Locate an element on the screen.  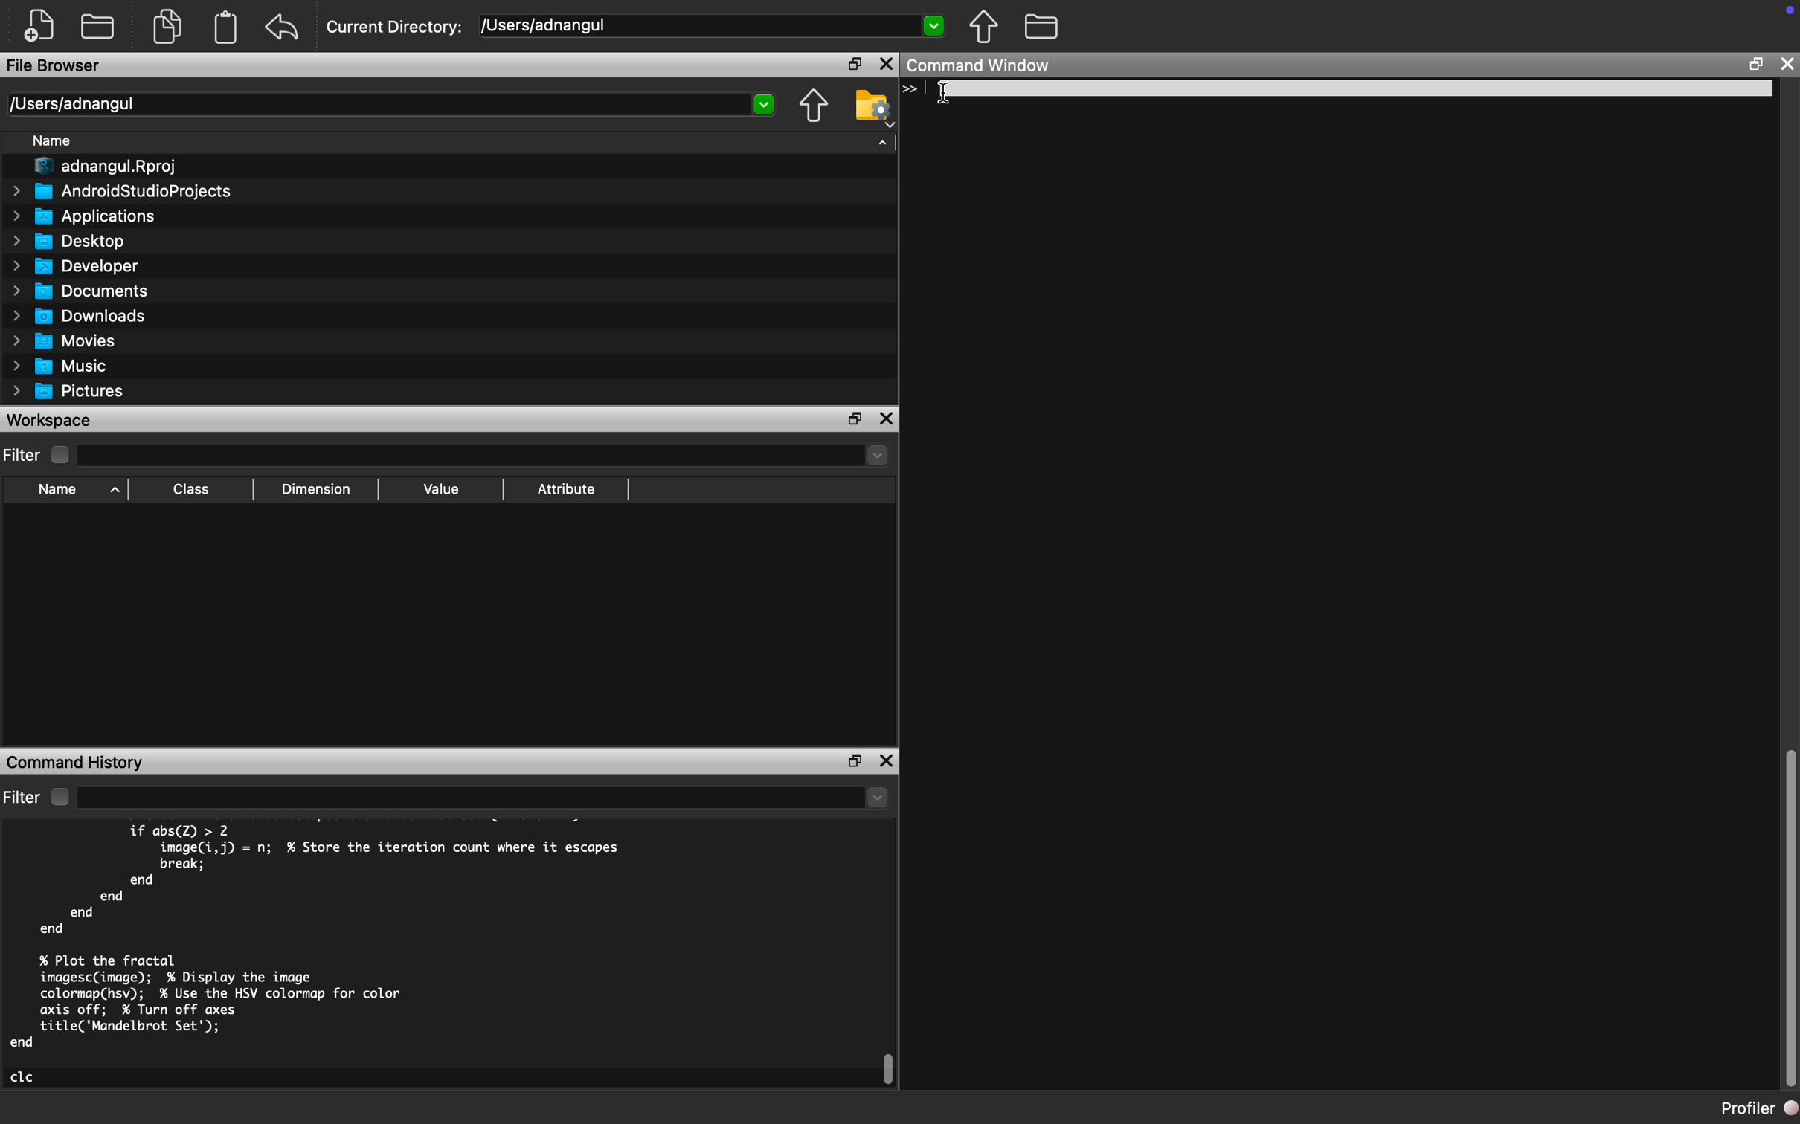
Redo is located at coordinates (286, 28).